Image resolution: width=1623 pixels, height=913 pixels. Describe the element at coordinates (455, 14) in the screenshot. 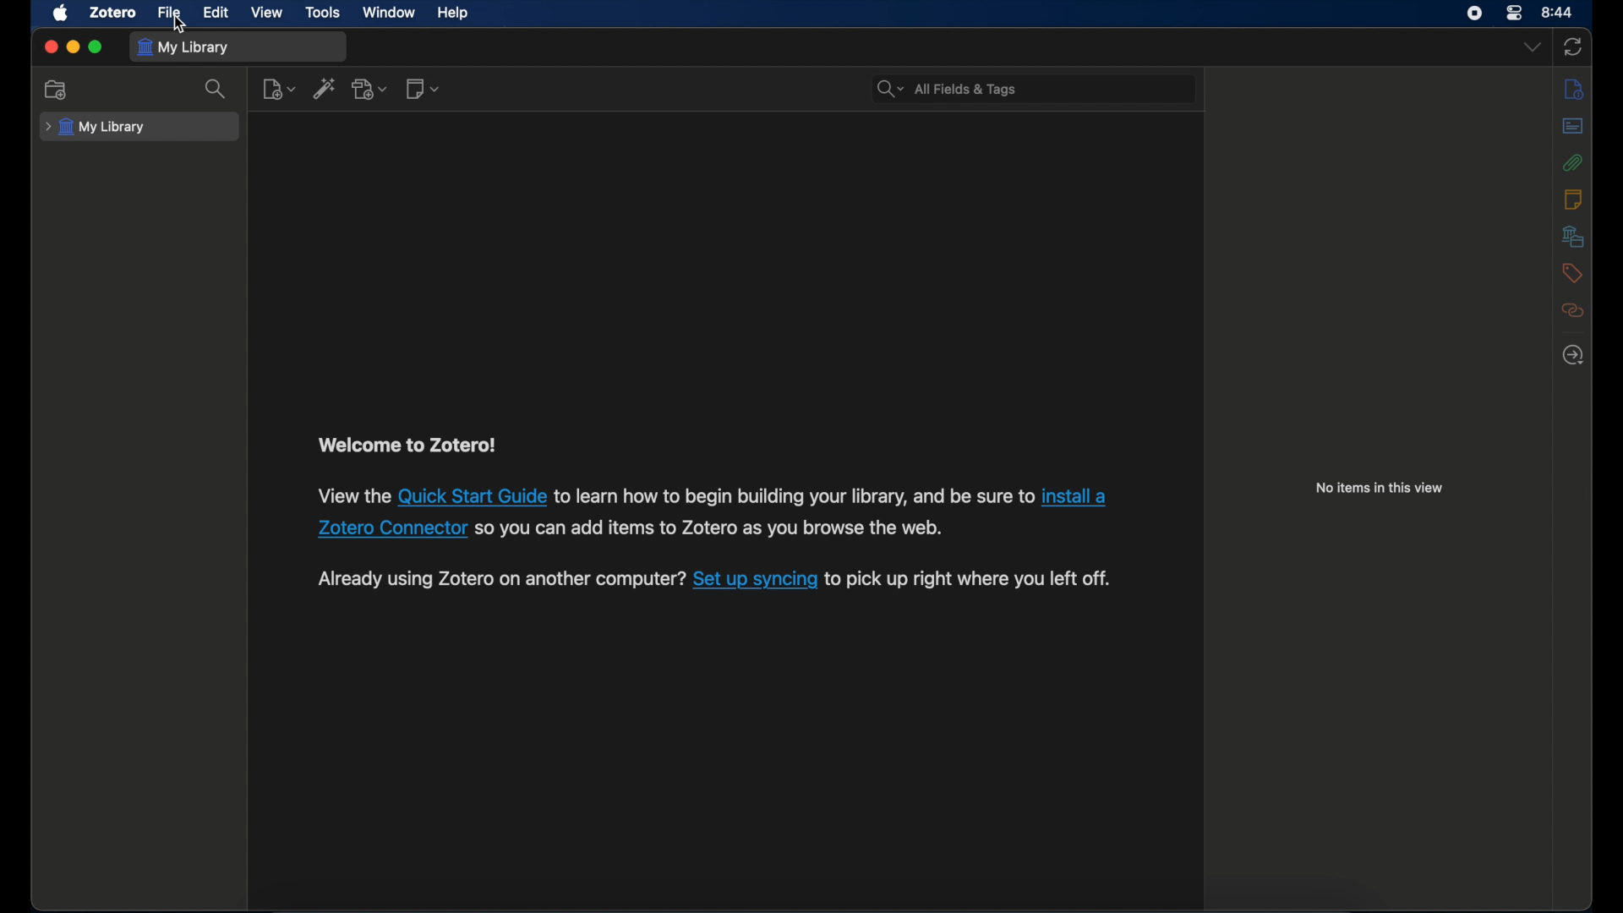

I see `help` at that location.